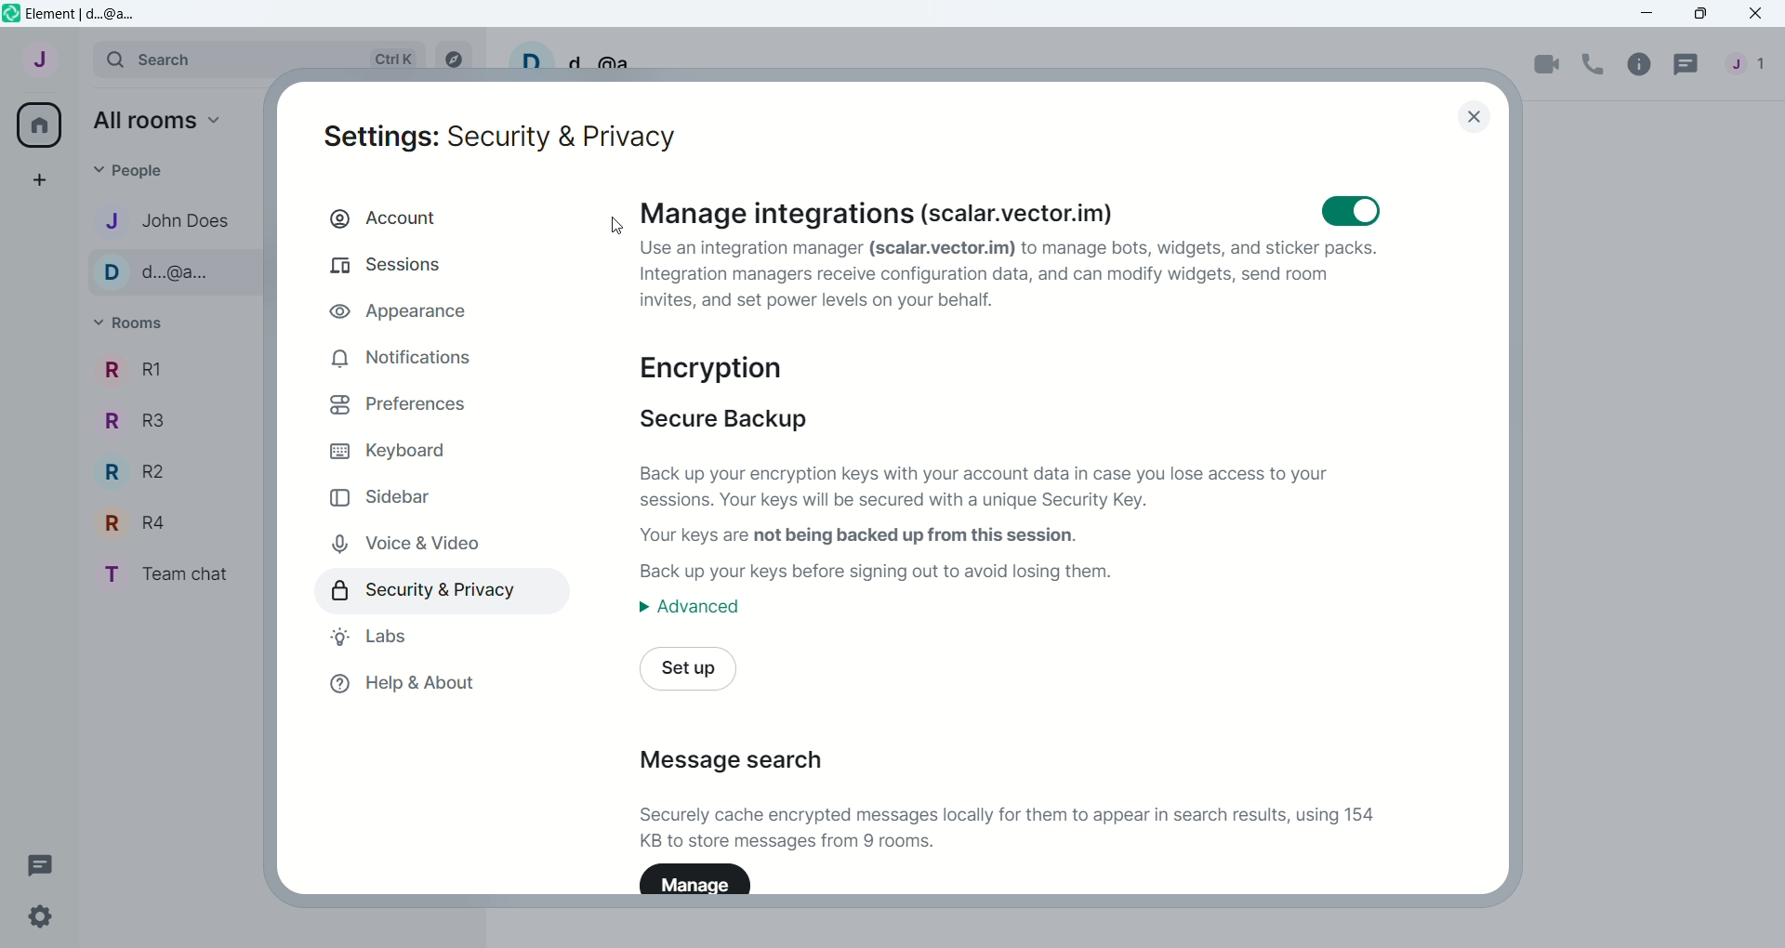  Describe the element at coordinates (165, 125) in the screenshot. I see `all rooms` at that location.